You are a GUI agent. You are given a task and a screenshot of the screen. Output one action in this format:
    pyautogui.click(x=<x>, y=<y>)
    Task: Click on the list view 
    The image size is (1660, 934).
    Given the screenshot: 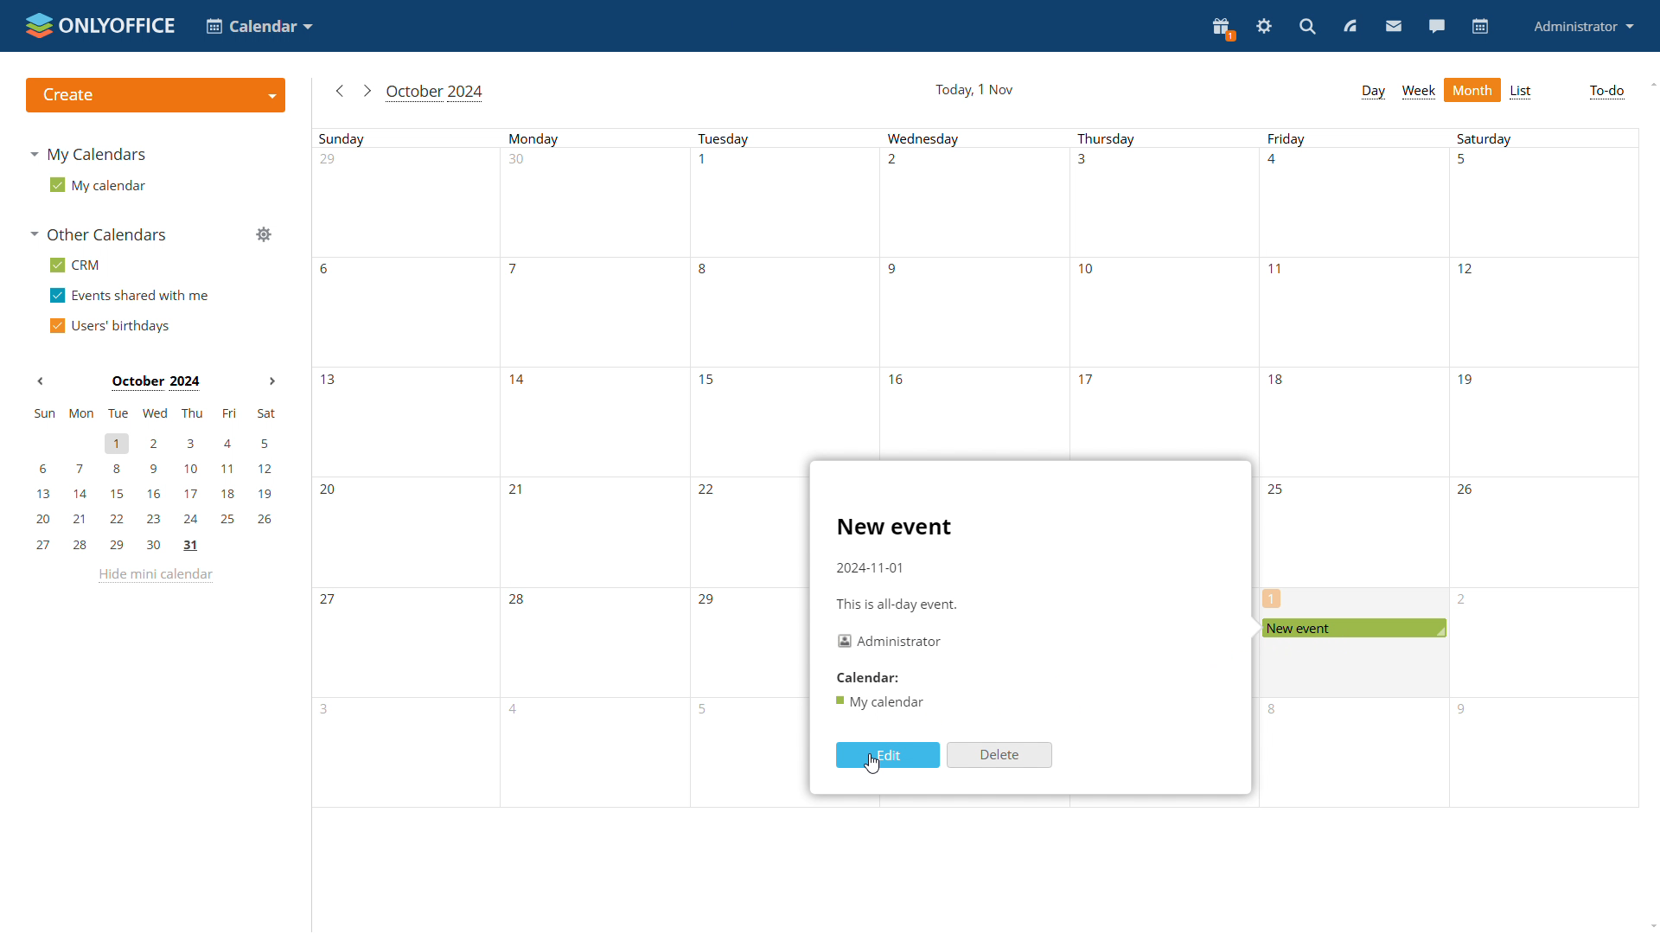 What is the action you would take?
    pyautogui.click(x=1523, y=91)
    